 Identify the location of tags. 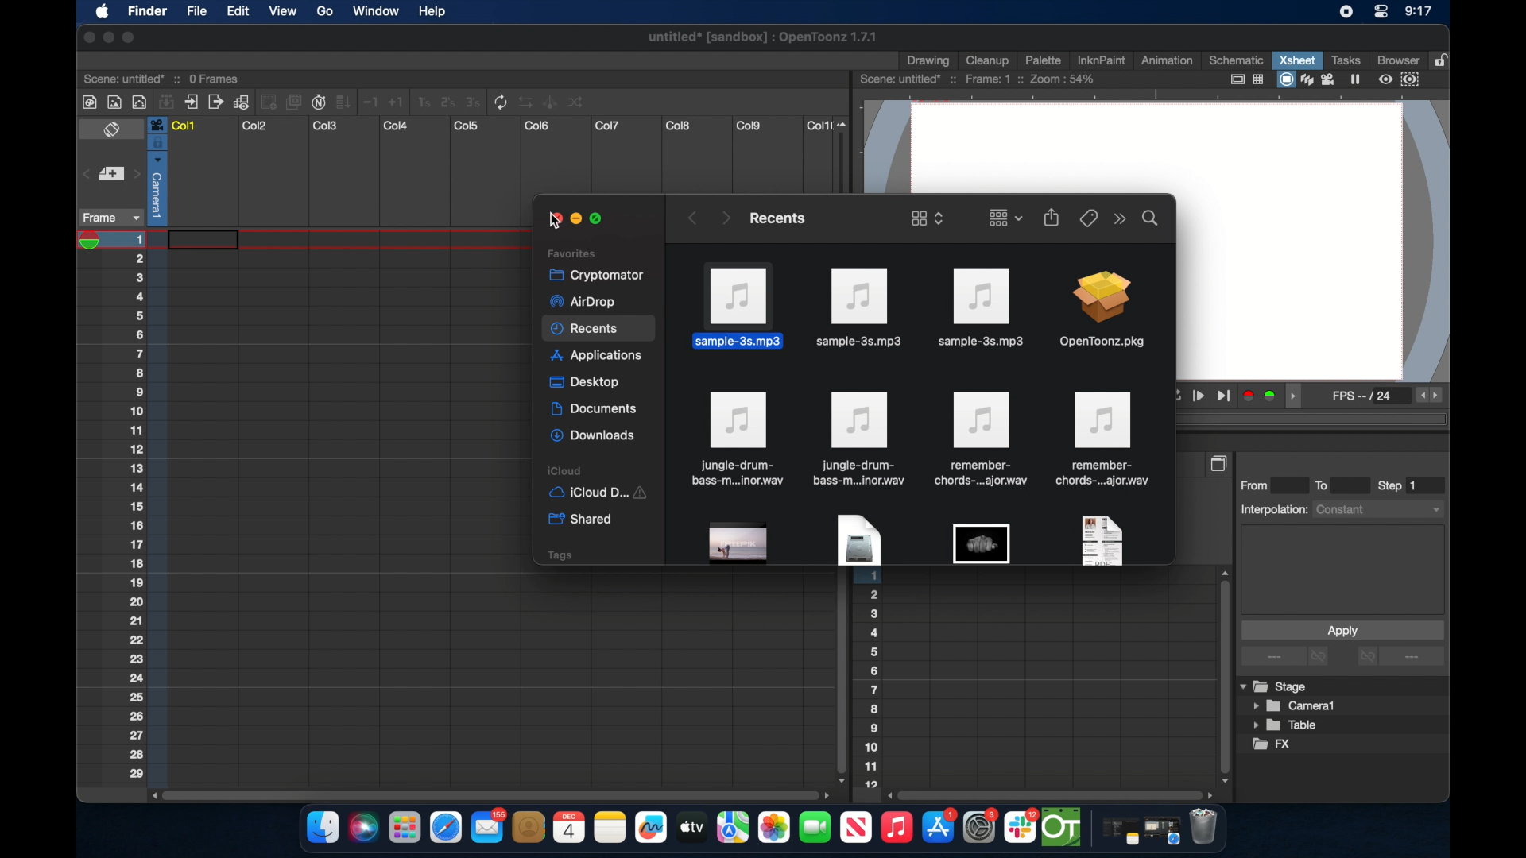
(559, 555).